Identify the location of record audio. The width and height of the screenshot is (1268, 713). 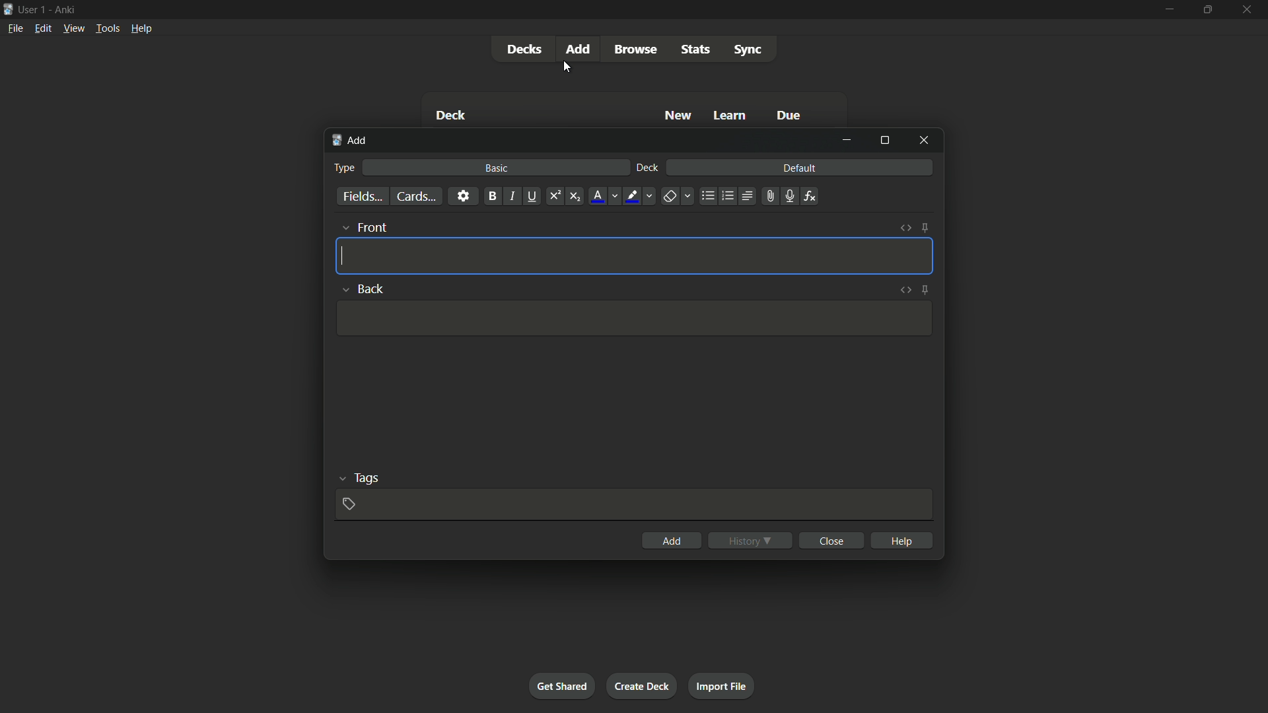
(789, 197).